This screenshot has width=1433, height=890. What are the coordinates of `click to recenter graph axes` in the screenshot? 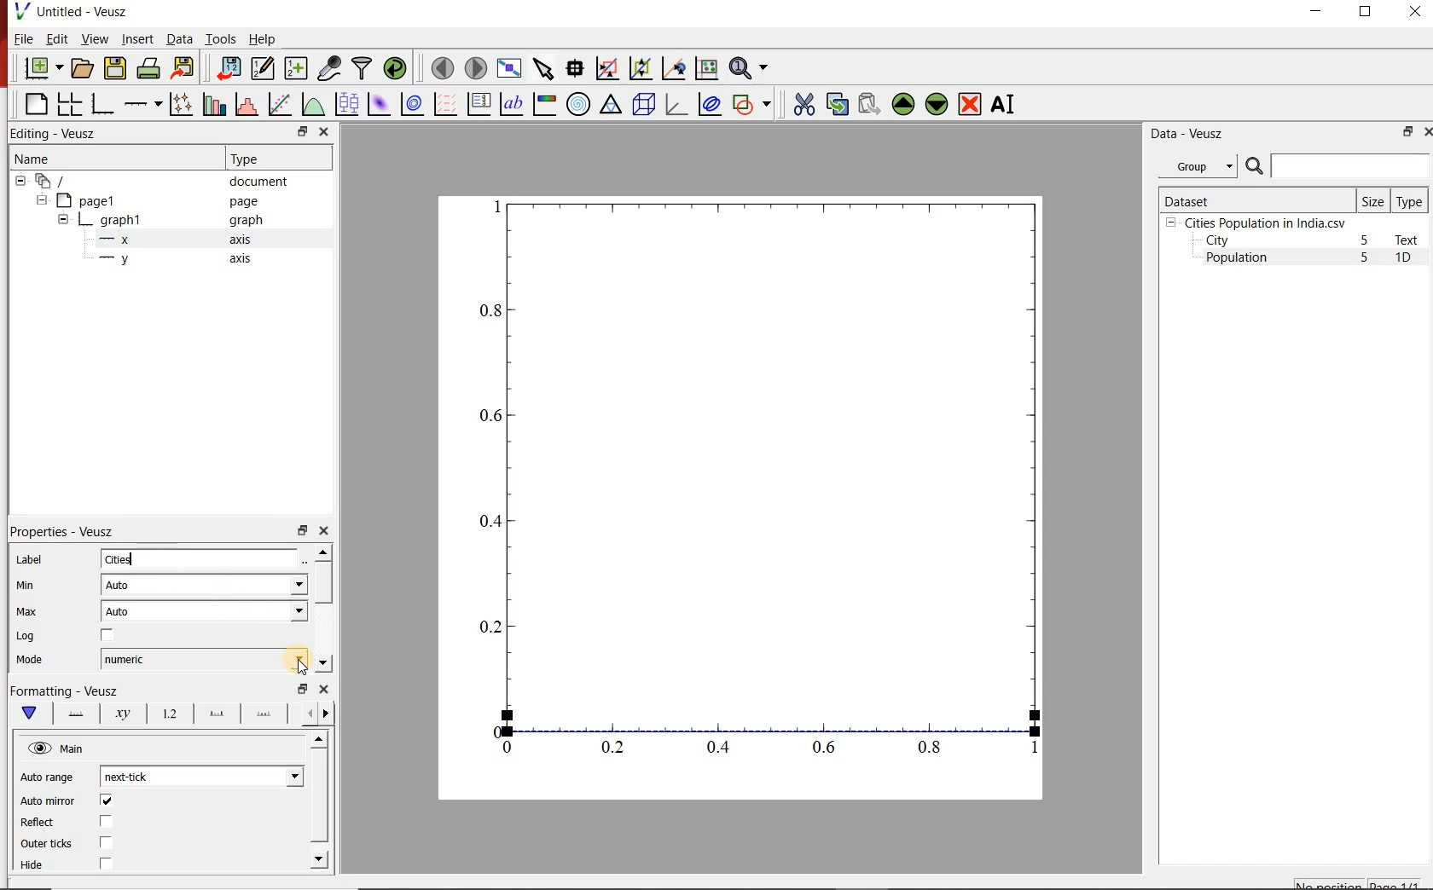 It's located at (672, 69).